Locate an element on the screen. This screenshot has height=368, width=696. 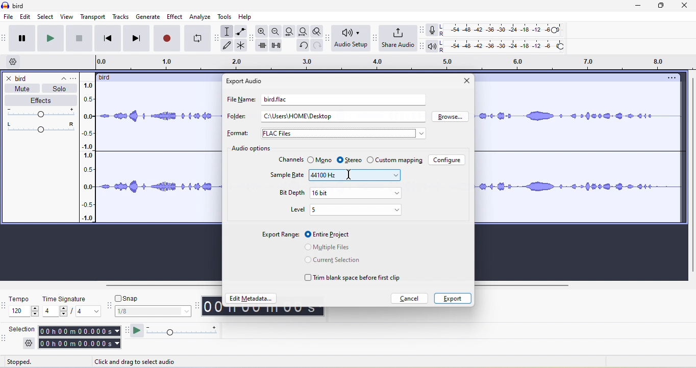
selection is located at coordinates (79, 338).